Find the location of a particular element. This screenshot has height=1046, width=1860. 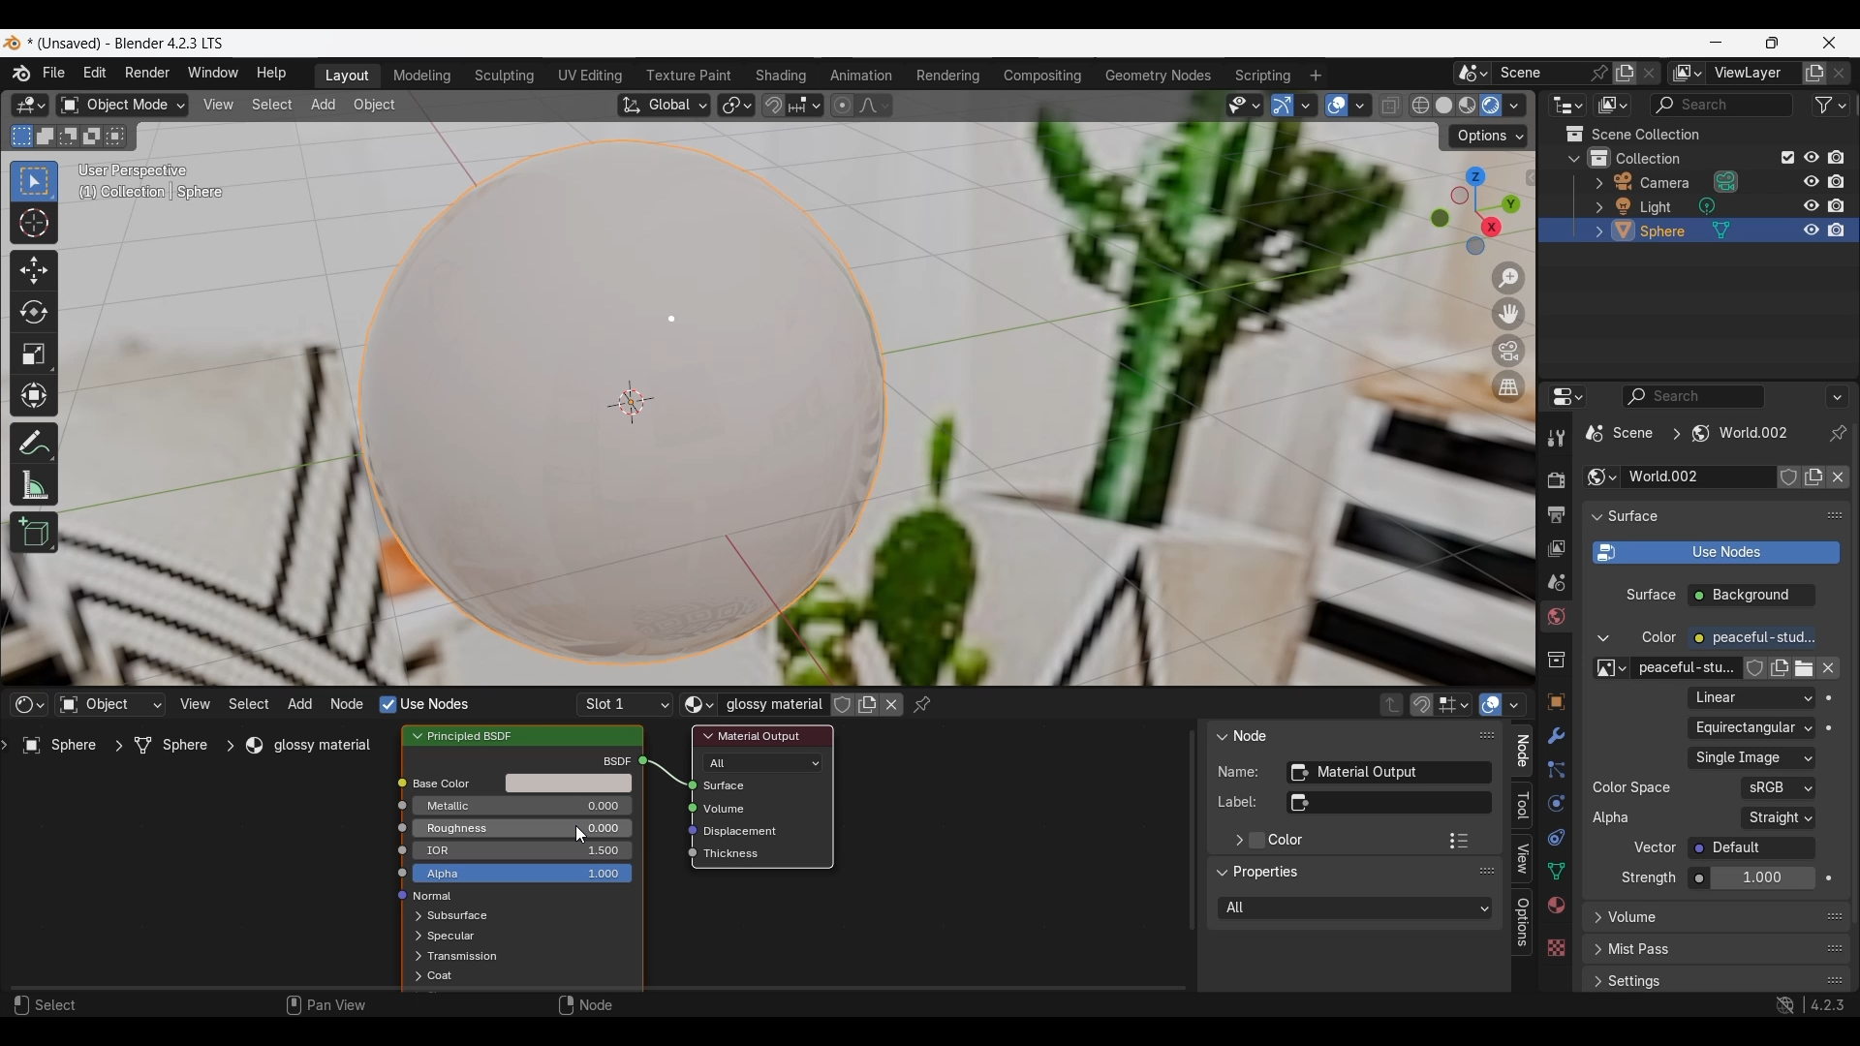

Unlink data block is located at coordinates (891, 704).